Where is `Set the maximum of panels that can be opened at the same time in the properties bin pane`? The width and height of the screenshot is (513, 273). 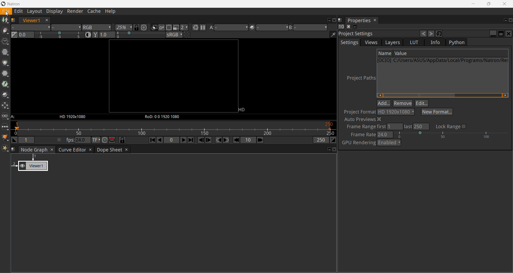 Set the maximum of panels that can be opened at the same time in the properties bin pane is located at coordinates (341, 27).